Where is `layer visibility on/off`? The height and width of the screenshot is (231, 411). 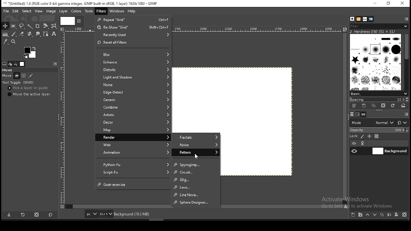
layer visibility on/off is located at coordinates (354, 151).